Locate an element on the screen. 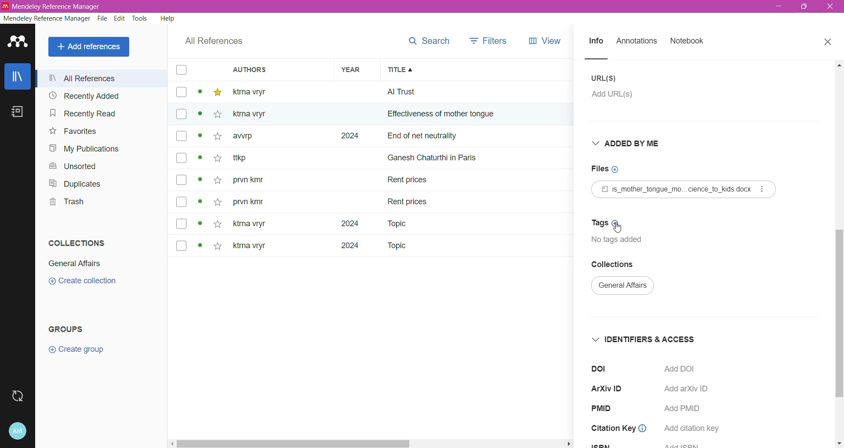 The height and width of the screenshot is (448, 844). Help is located at coordinates (168, 18).